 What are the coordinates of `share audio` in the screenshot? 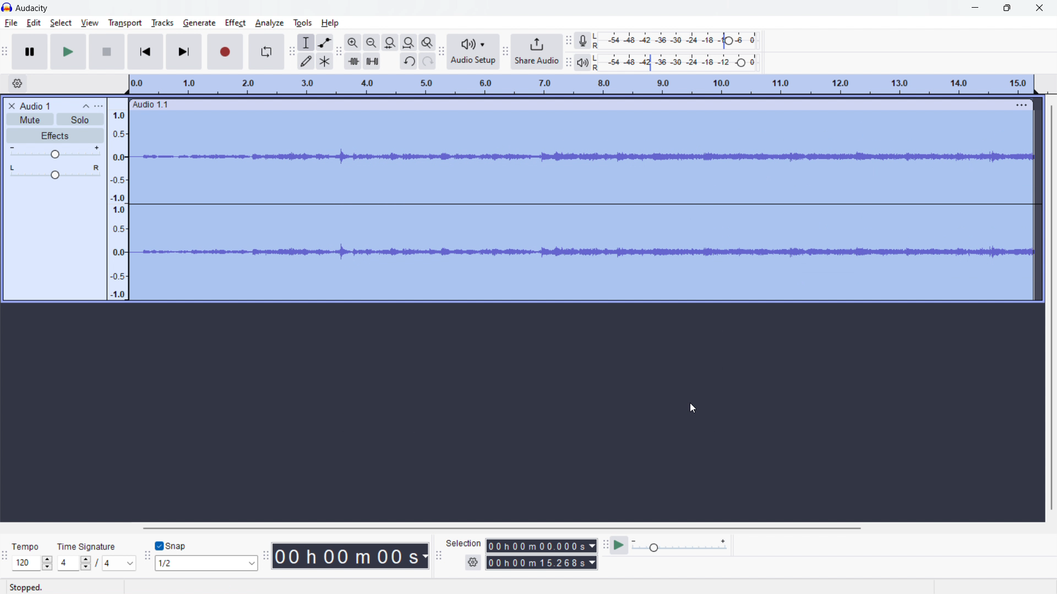 It's located at (537, 51).